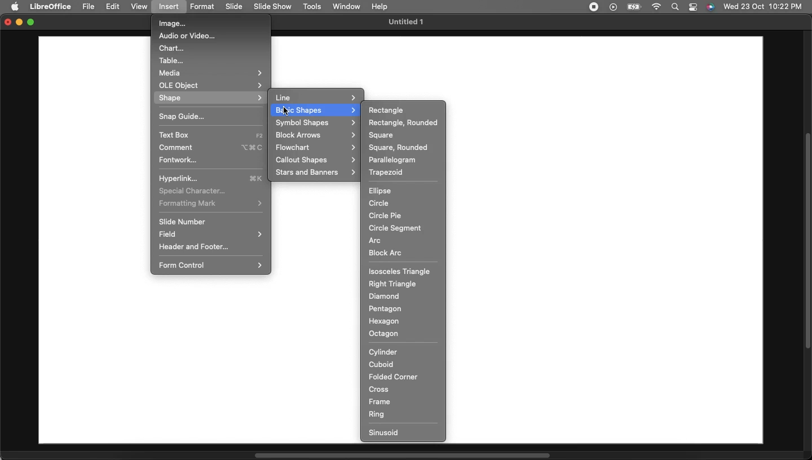  Describe the element at coordinates (807, 242) in the screenshot. I see `Scroll` at that location.